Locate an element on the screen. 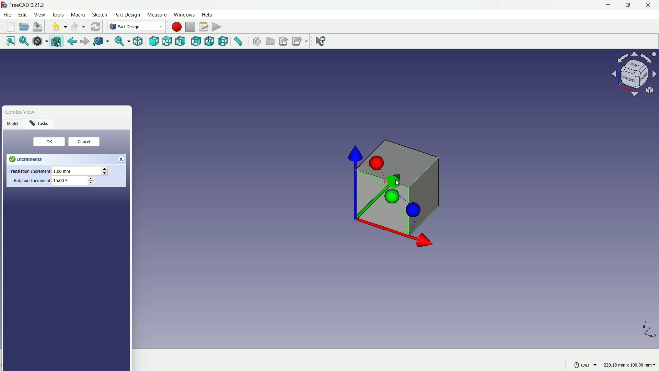 This screenshot has height=371, width=659. tools is located at coordinates (59, 15).